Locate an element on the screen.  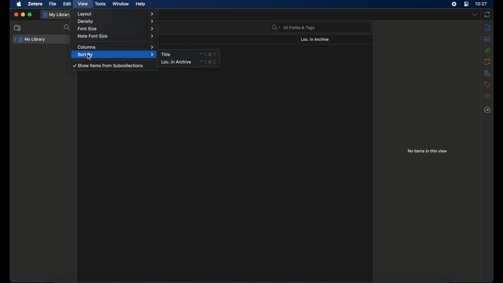
locate is located at coordinates (487, 110).